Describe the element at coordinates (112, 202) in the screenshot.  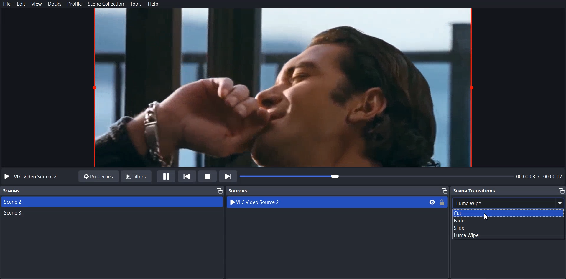
I see `Source 2` at that location.